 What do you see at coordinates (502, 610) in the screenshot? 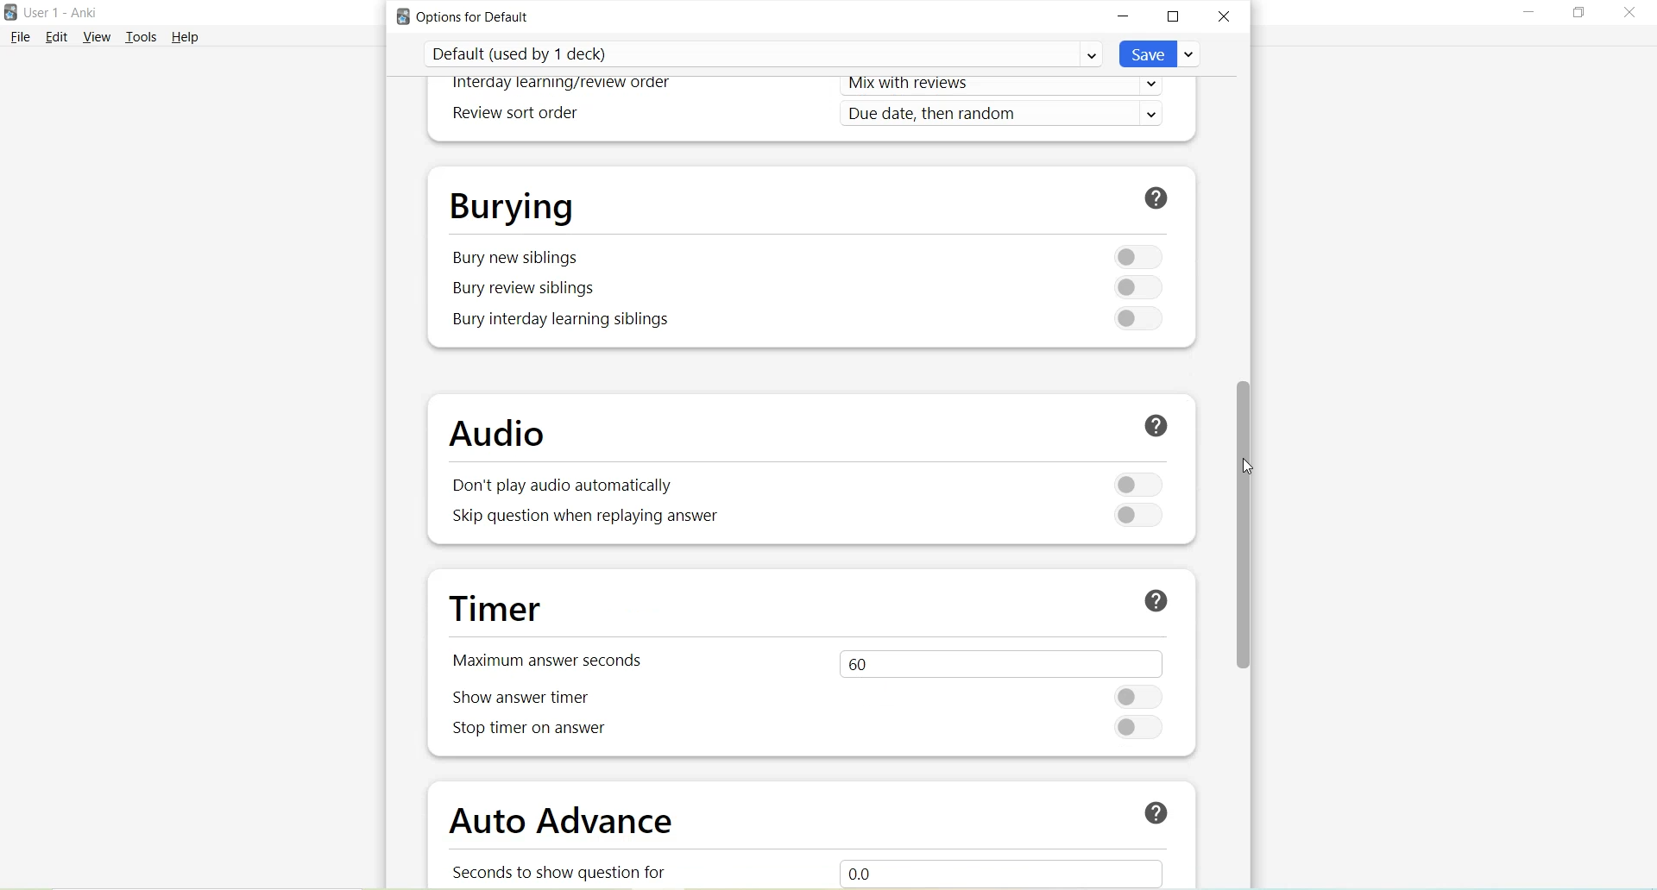
I see `Timer` at bounding box center [502, 610].